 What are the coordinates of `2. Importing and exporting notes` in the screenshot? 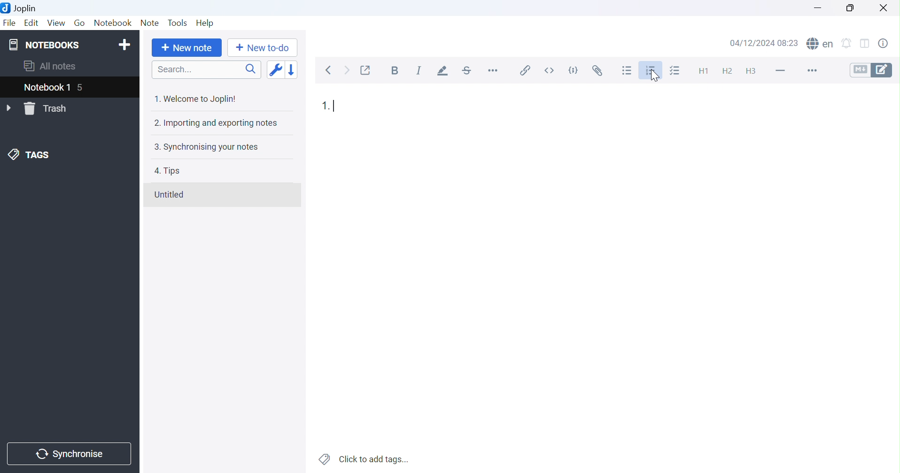 It's located at (215, 123).